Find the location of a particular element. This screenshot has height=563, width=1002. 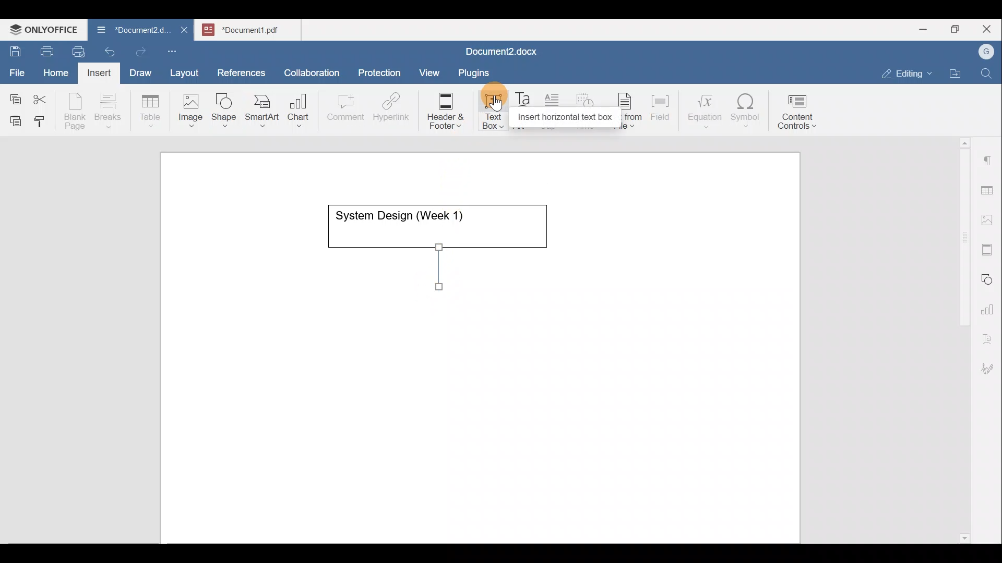

File is located at coordinates (18, 69).